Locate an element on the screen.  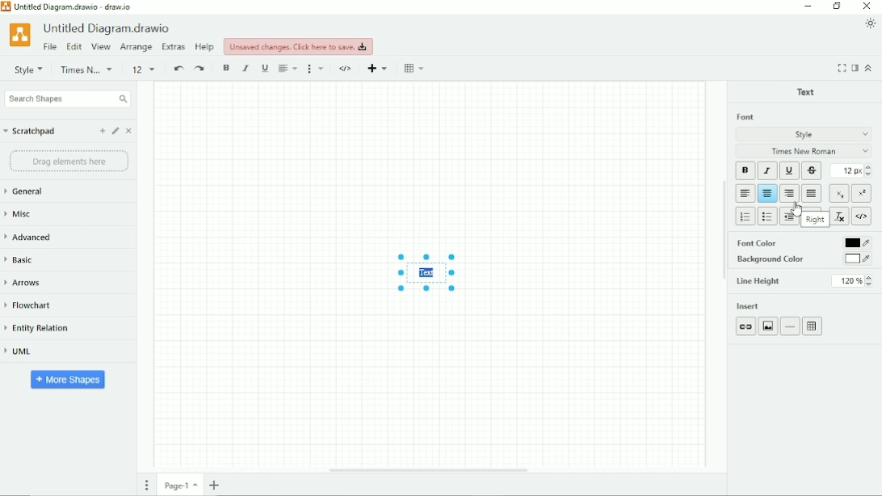
Style is located at coordinates (804, 133).